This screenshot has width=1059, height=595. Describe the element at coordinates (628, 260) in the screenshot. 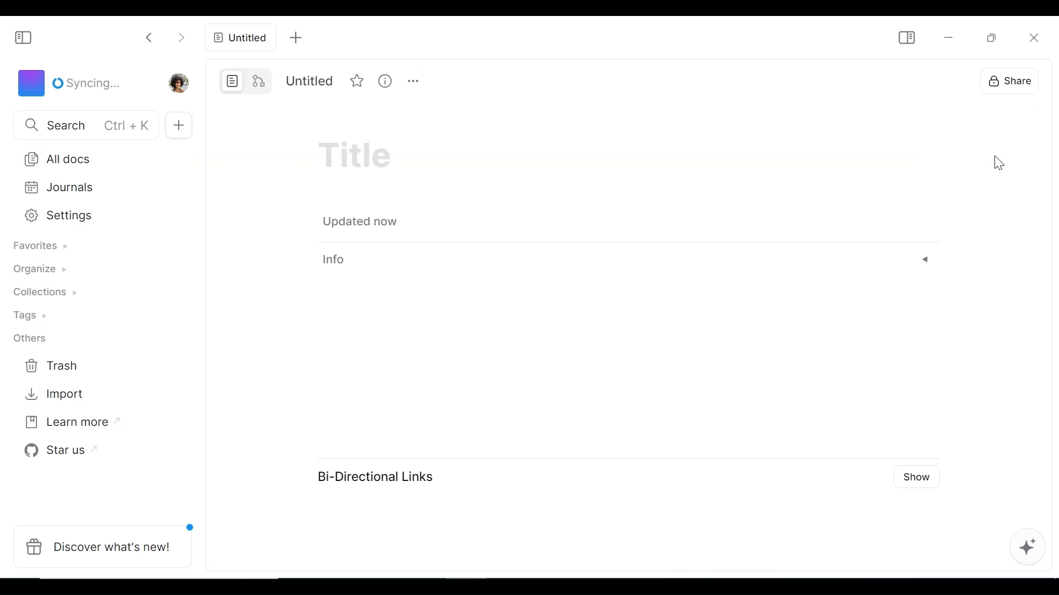

I see `View Information` at that location.